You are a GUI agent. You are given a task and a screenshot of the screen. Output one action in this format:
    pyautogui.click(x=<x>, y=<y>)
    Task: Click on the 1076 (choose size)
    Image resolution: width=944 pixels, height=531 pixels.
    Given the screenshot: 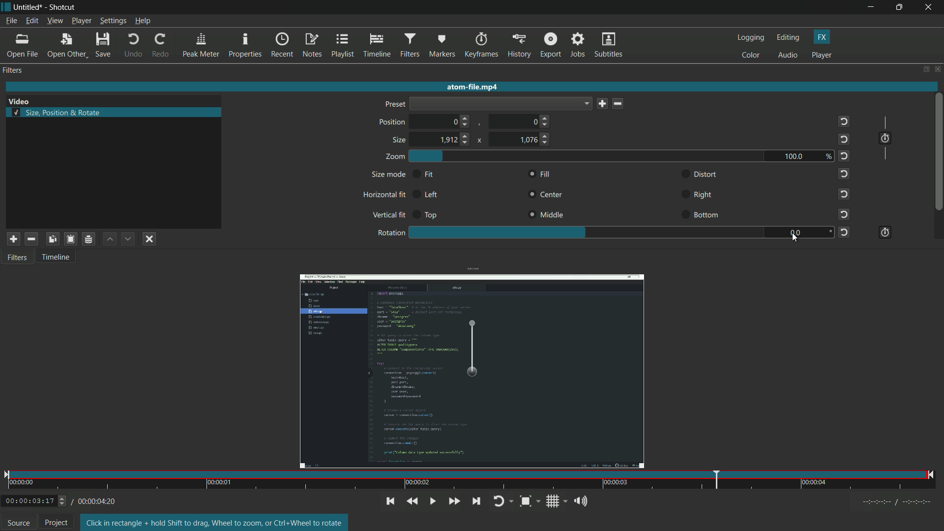 What is the action you would take?
    pyautogui.click(x=536, y=140)
    